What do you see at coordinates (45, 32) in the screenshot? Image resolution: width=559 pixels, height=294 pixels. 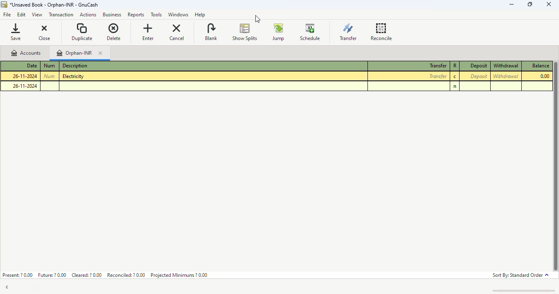 I see `close` at bounding box center [45, 32].